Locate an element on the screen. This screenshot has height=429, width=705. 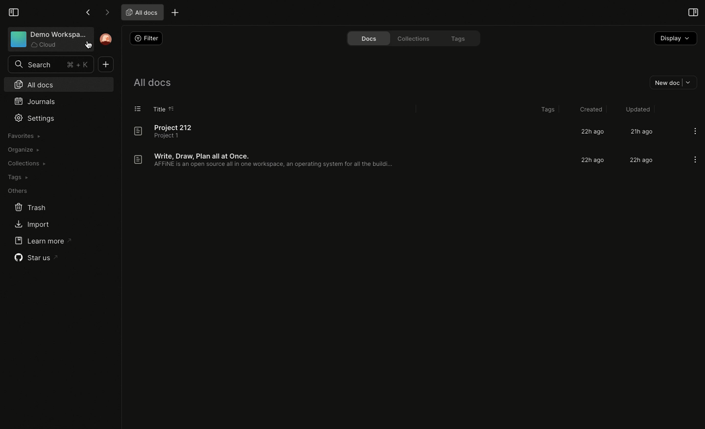
Filter is located at coordinates (146, 38).